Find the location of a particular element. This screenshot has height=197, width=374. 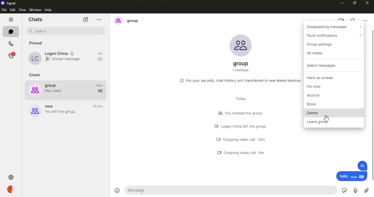

attach is located at coordinates (366, 191).